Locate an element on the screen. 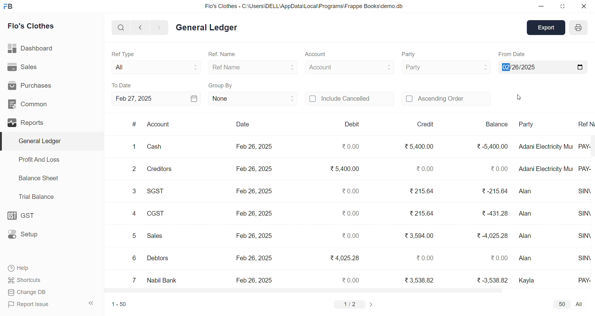 Image resolution: width=595 pixels, height=316 pixels. ₹ -5,400.00 is located at coordinates (491, 146).